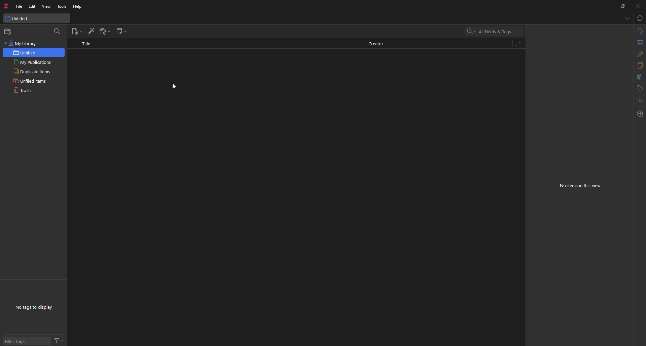 The height and width of the screenshot is (346, 646). I want to click on trash, so click(24, 91).